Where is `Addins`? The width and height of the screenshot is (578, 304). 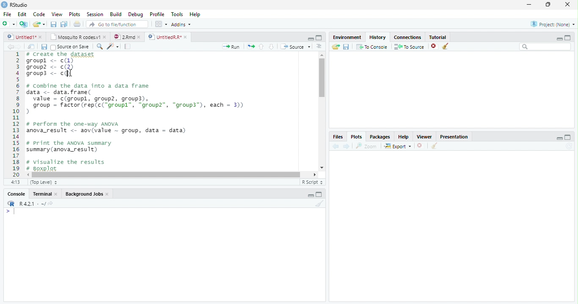 Addins is located at coordinates (182, 25).